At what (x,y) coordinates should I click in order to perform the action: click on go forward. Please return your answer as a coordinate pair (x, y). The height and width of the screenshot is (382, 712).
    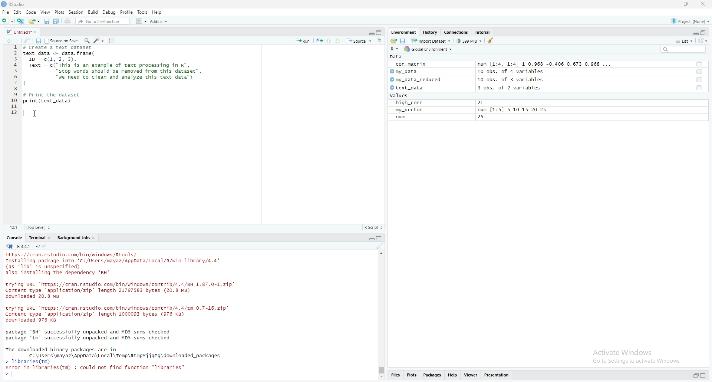
    Looking at the image, I should click on (18, 41).